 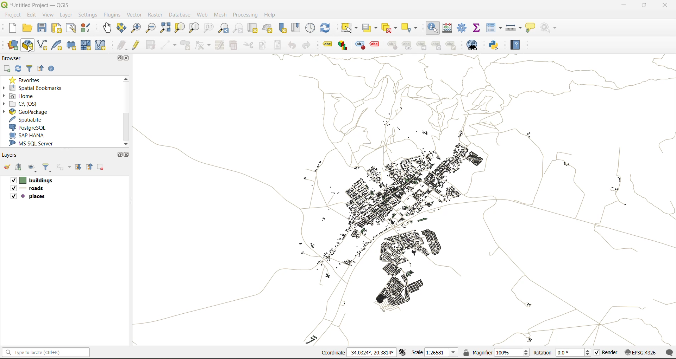 I want to click on cut, so click(x=249, y=45).